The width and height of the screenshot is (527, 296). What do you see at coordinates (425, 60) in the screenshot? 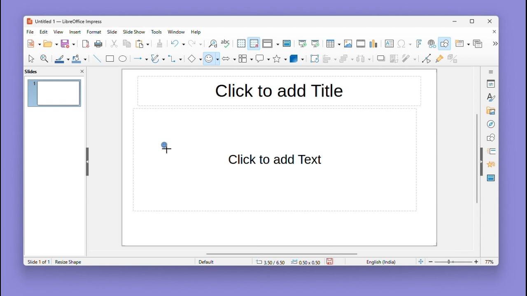
I see `Toggle point` at bounding box center [425, 60].